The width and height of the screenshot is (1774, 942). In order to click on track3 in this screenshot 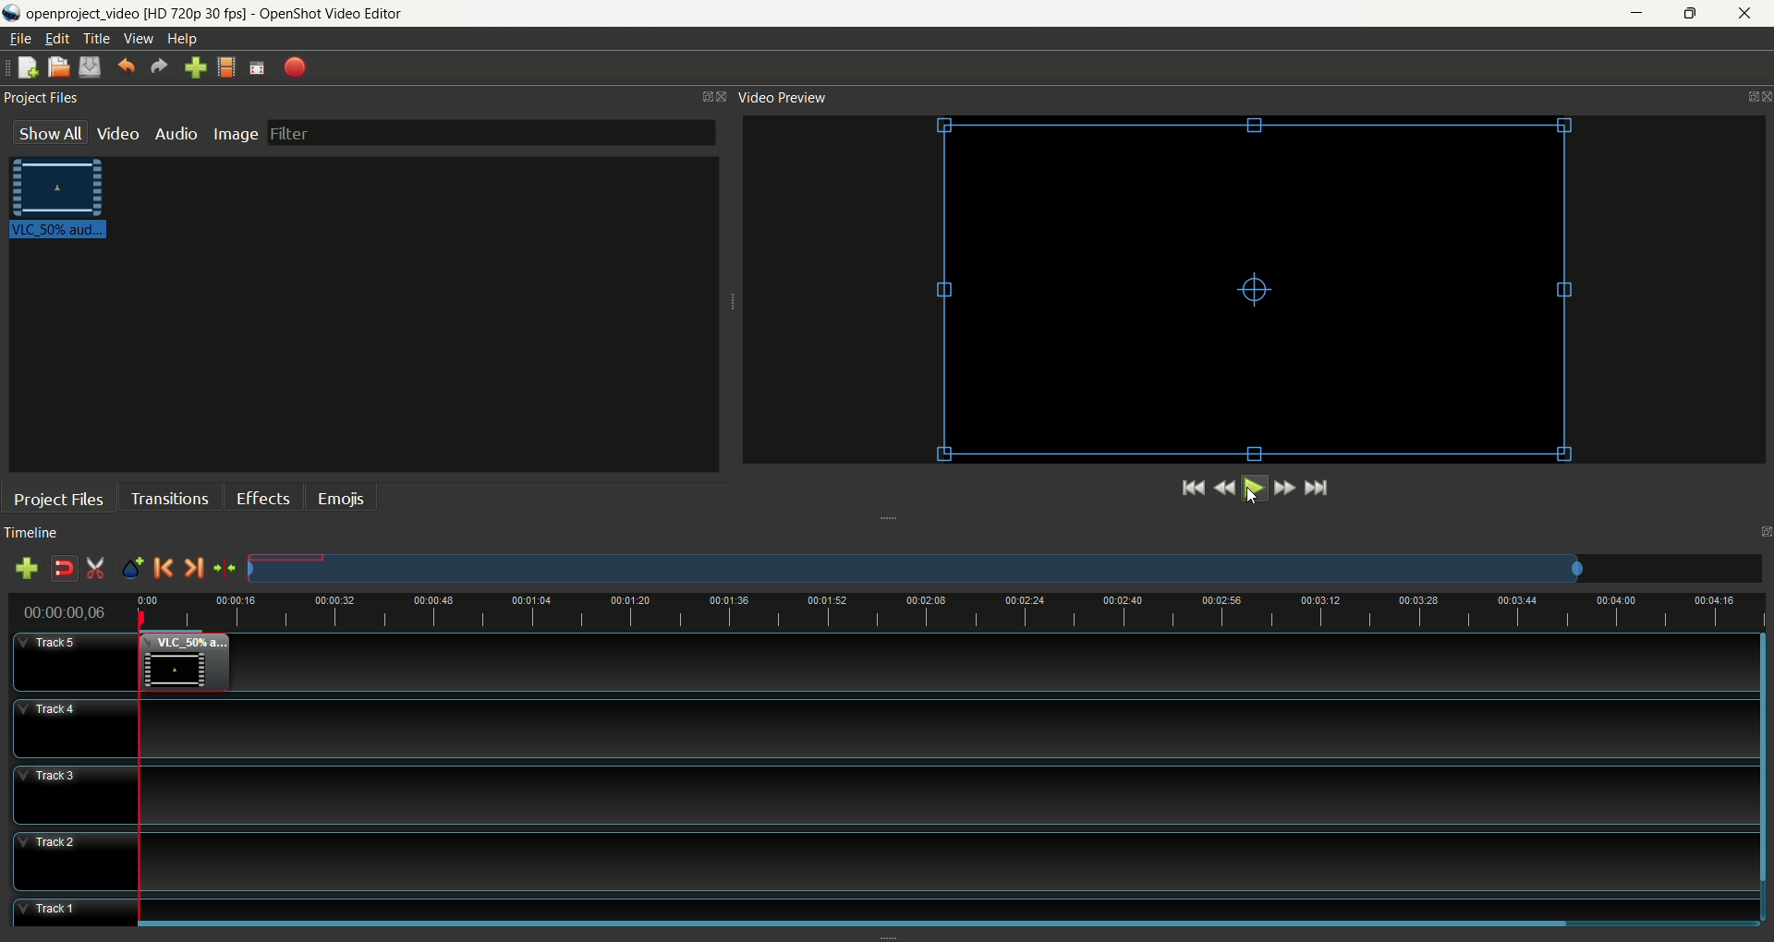, I will do `click(79, 795)`.